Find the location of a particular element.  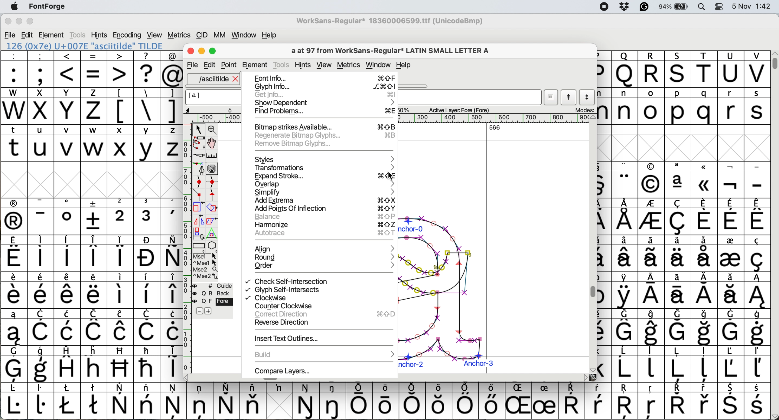

= is located at coordinates (94, 69).